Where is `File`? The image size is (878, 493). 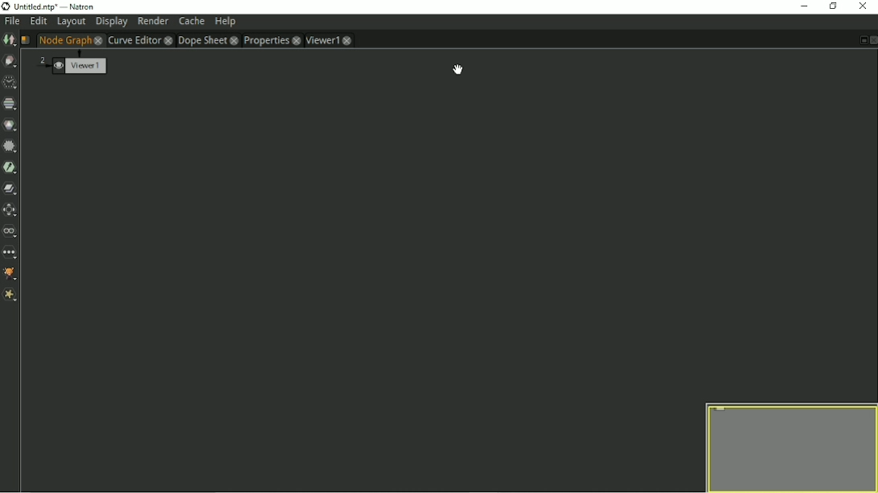
File is located at coordinates (11, 22).